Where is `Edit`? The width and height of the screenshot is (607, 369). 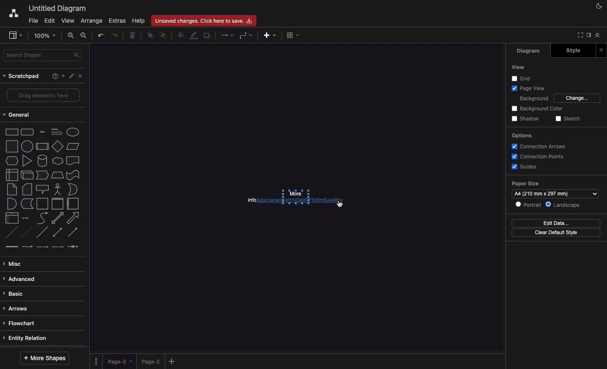
Edit is located at coordinates (49, 21).